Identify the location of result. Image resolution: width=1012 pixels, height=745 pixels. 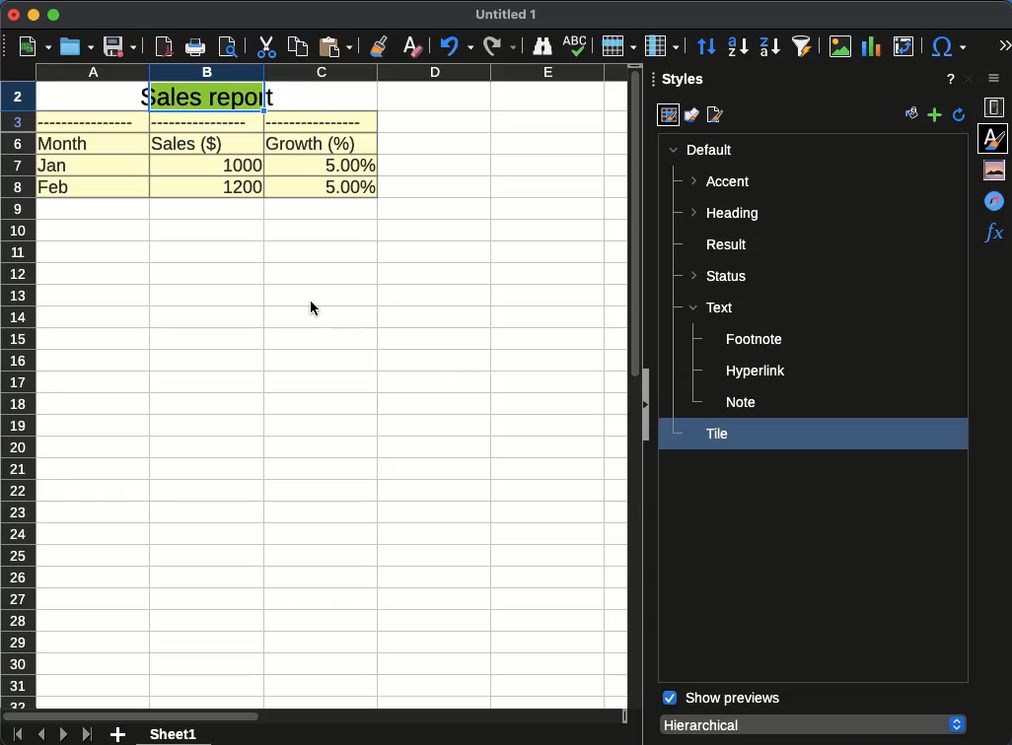
(720, 244).